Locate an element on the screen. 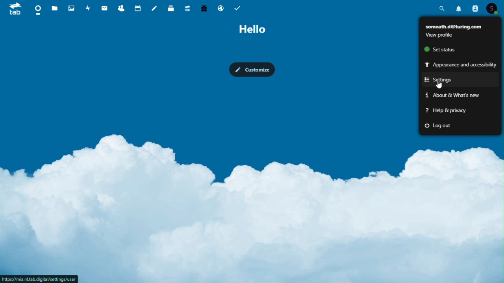 The width and height of the screenshot is (504, 283). Upgrade is located at coordinates (187, 7).